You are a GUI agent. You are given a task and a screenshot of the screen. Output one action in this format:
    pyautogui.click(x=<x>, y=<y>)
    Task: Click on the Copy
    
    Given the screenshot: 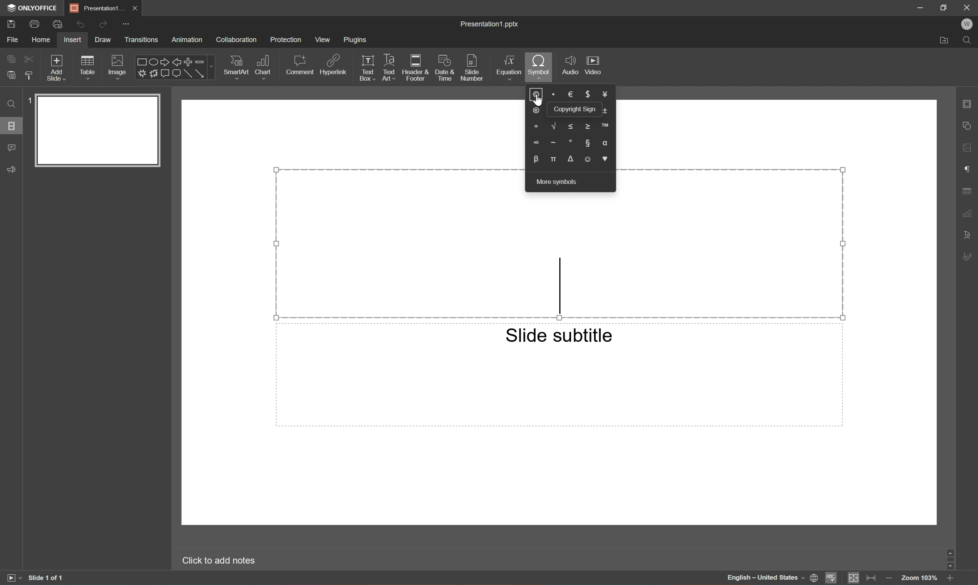 What is the action you would take?
    pyautogui.click(x=9, y=58)
    